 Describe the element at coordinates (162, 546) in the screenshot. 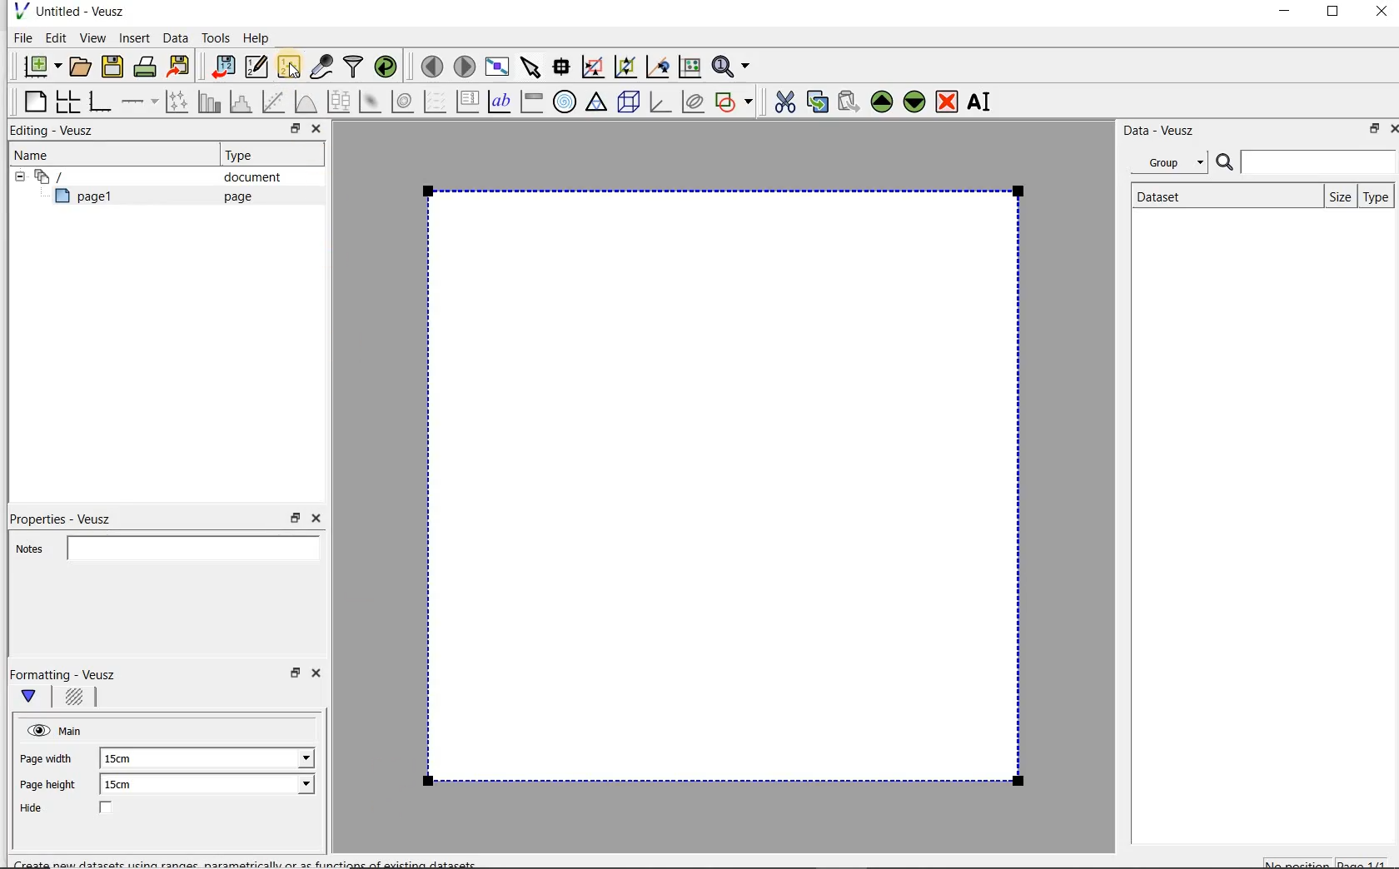

I see `Notes` at that location.